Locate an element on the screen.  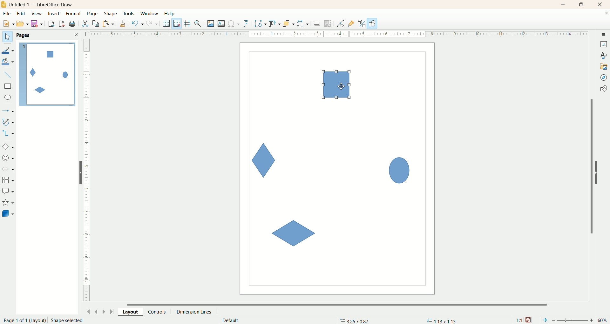
paste is located at coordinates (110, 23).